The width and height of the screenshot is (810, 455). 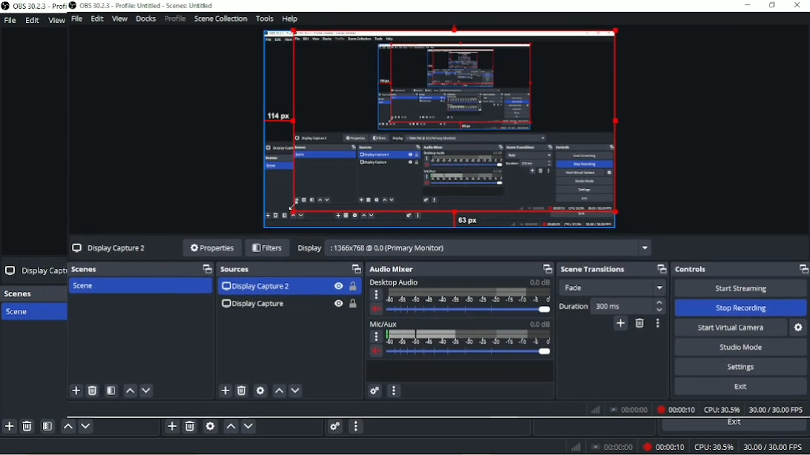 I want to click on Display 1366x768 @ 0.0 (Primary Moniton), so click(x=472, y=248).